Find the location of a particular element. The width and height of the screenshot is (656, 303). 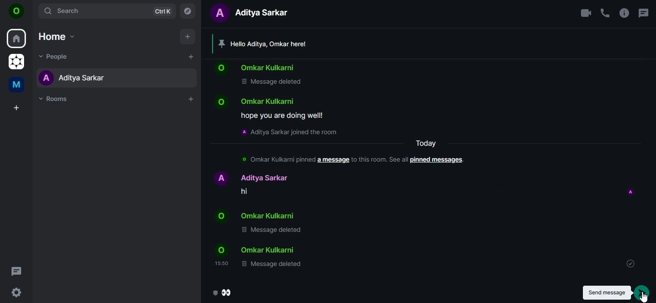

text is located at coordinates (340, 155).